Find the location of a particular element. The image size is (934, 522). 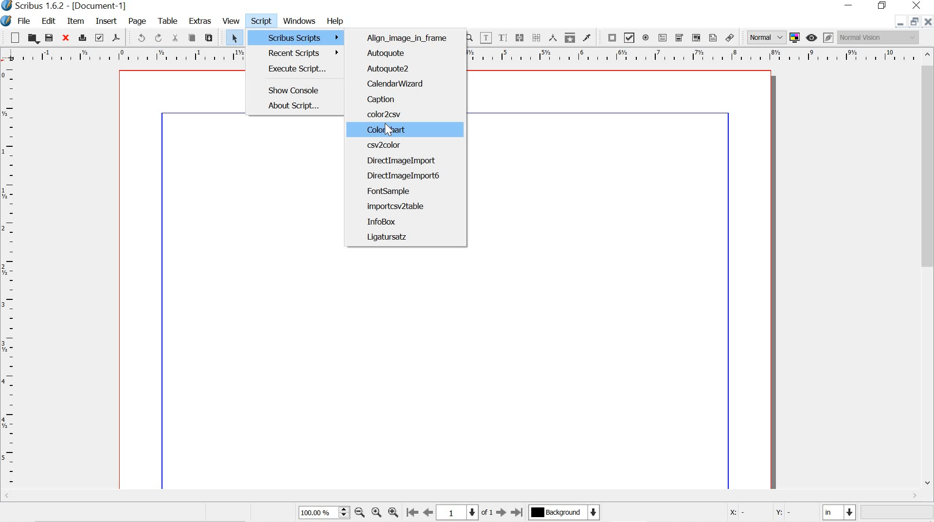

Normal Vision is located at coordinates (878, 37).